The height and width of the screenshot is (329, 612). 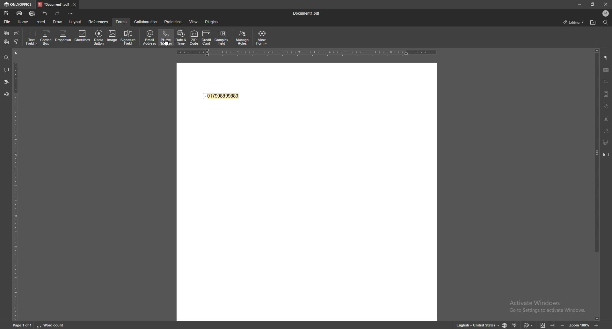 I want to click on view form, so click(x=262, y=37).